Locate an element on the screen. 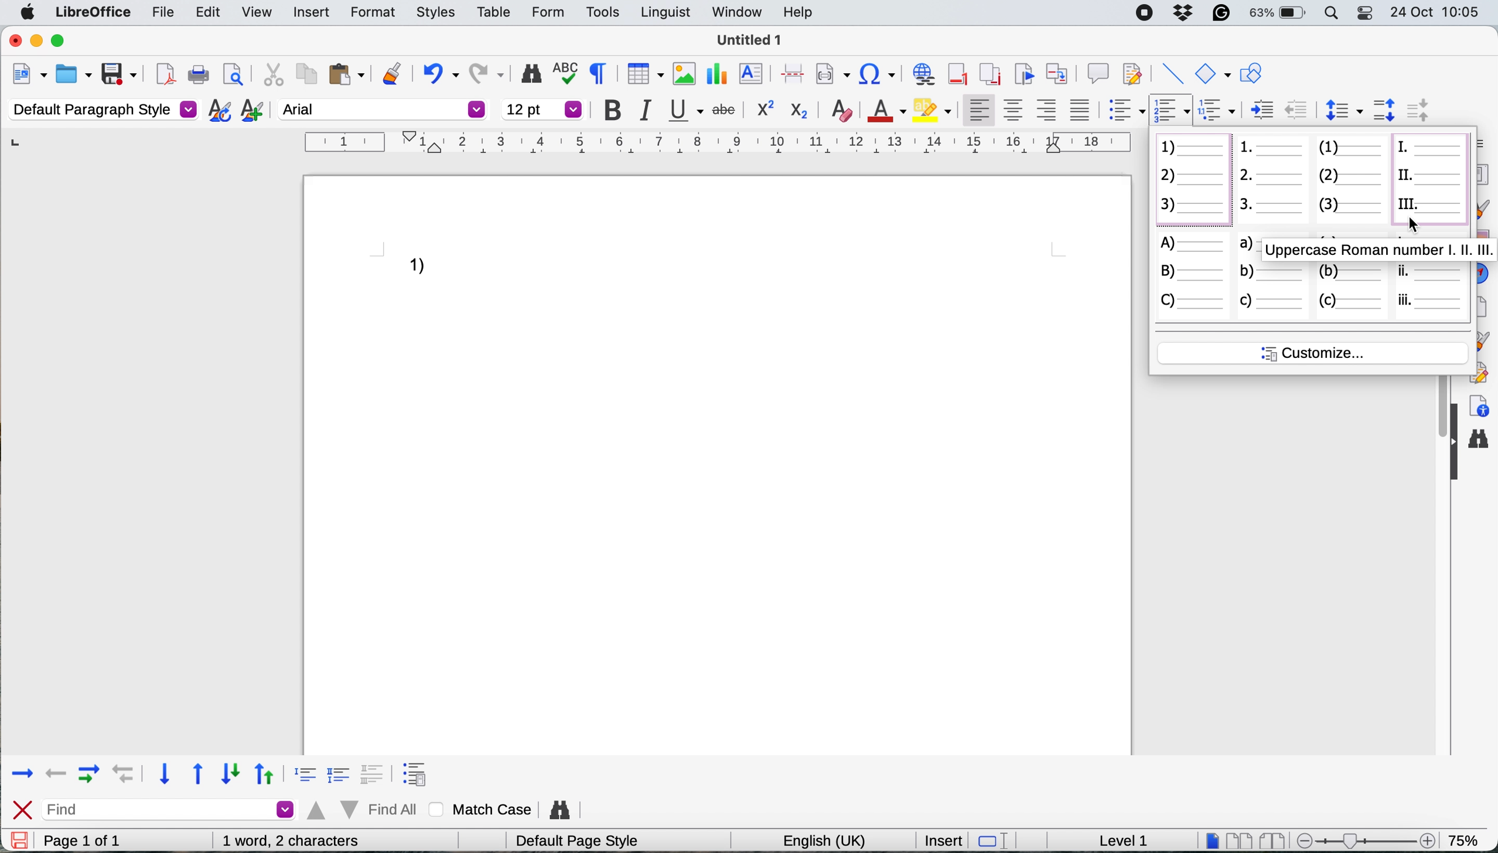 Image resolution: width=1498 pixels, height=853 pixels. increase paragraph spacing is located at coordinates (1385, 110).